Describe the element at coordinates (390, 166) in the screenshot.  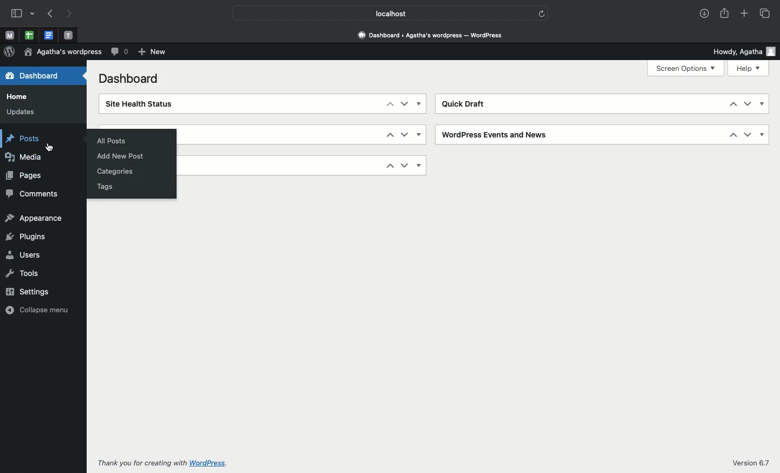
I see `Up` at that location.